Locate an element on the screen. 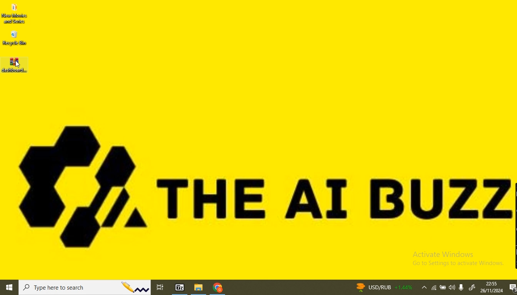 The image size is (517, 295). Dashboard_user_panel_template(file) is located at coordinates (14, 63).